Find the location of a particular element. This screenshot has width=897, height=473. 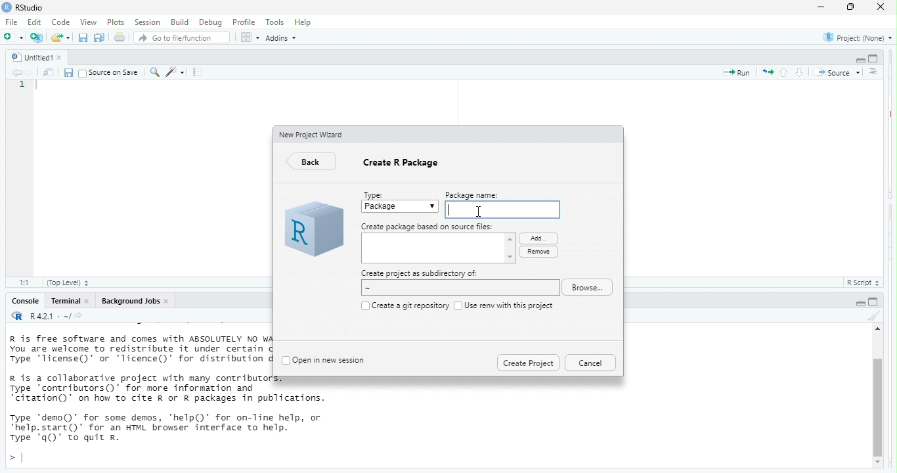

Plots is located at coordinates (116, 22).